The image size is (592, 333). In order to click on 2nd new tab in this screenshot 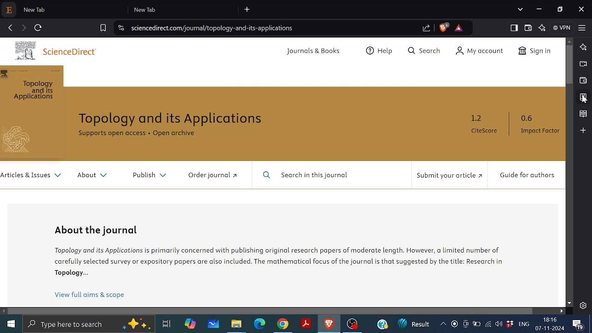, I will do `click(185, 9)`.